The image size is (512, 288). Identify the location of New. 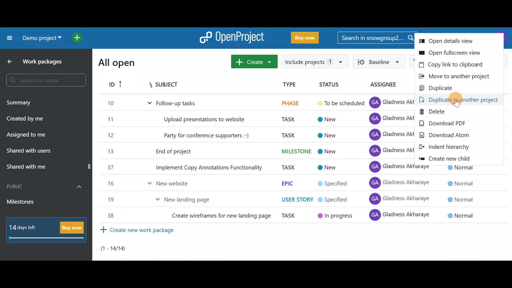
(330, 168).